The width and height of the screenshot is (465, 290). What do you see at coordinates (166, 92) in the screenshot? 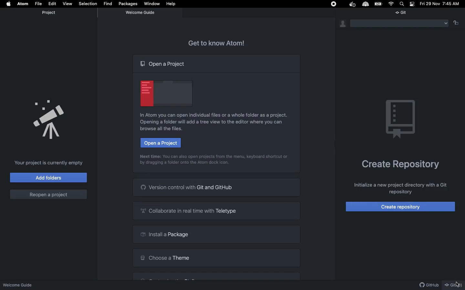
I see `Emblem` at bounding box center [166, 92].